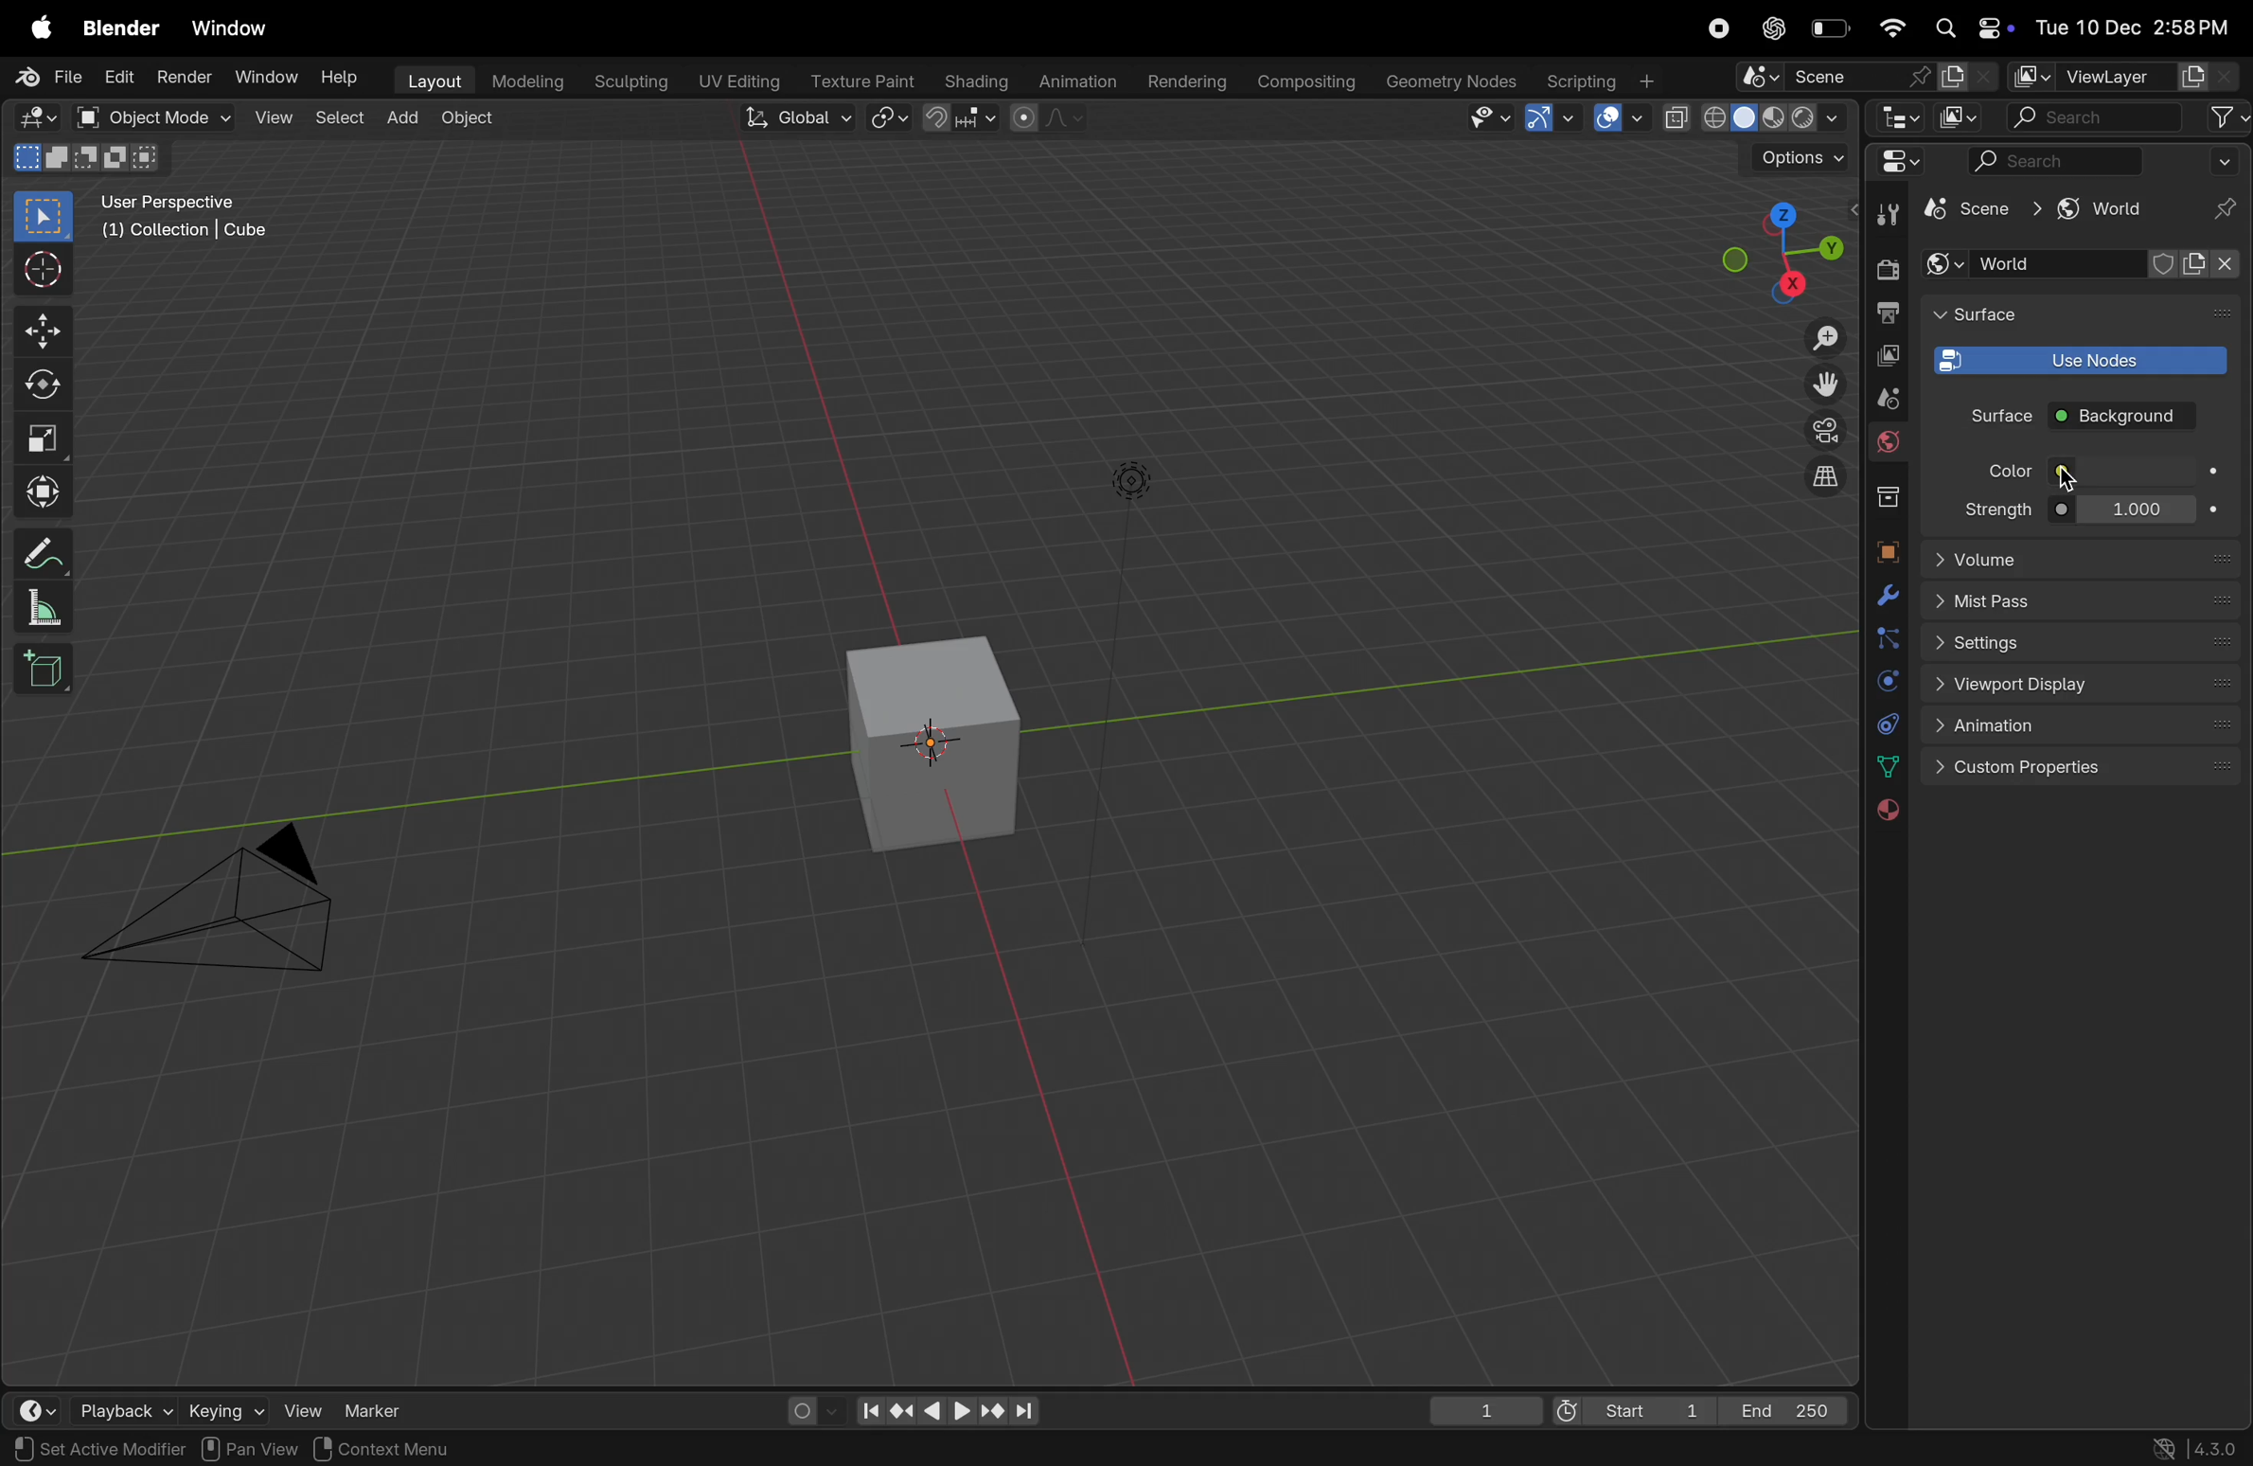 Image resolution: width=2253 pixels, height=1466 pixels. I want to click on shield, so click(2167, 264).